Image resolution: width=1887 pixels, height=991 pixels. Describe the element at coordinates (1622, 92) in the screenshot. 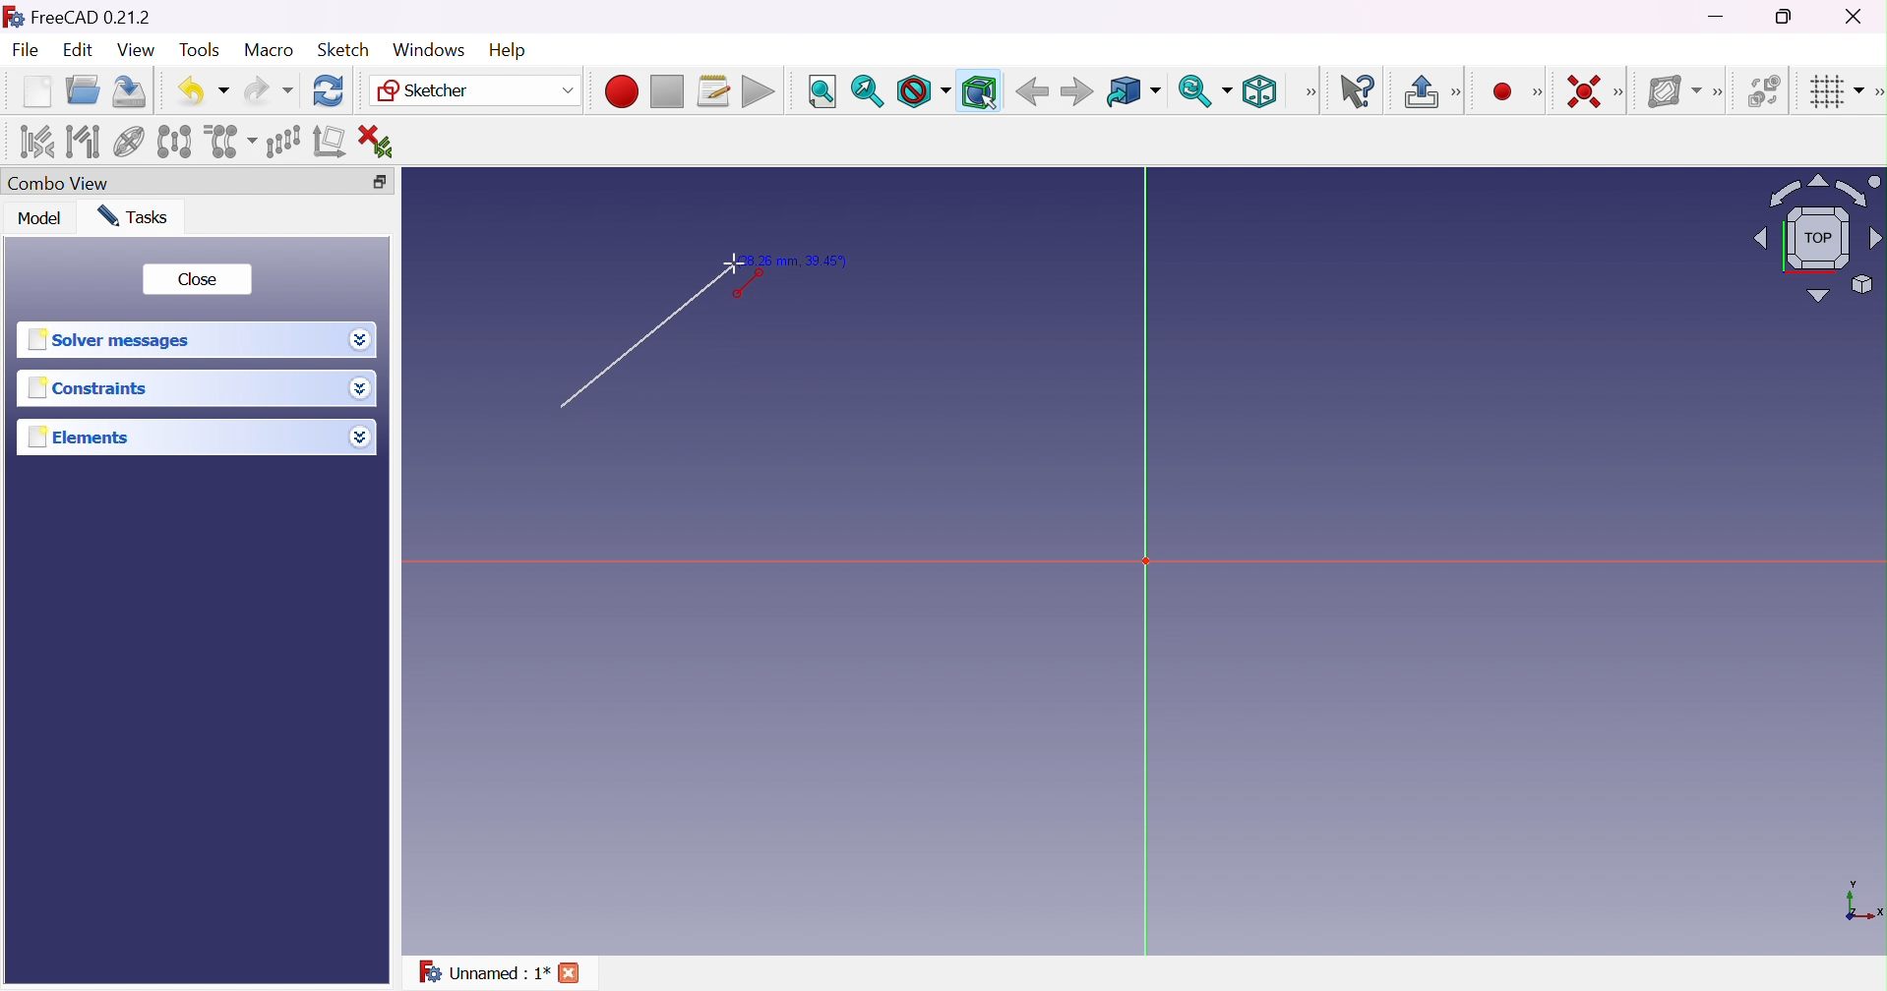

I see `[Sketcher constraints]` at that location.